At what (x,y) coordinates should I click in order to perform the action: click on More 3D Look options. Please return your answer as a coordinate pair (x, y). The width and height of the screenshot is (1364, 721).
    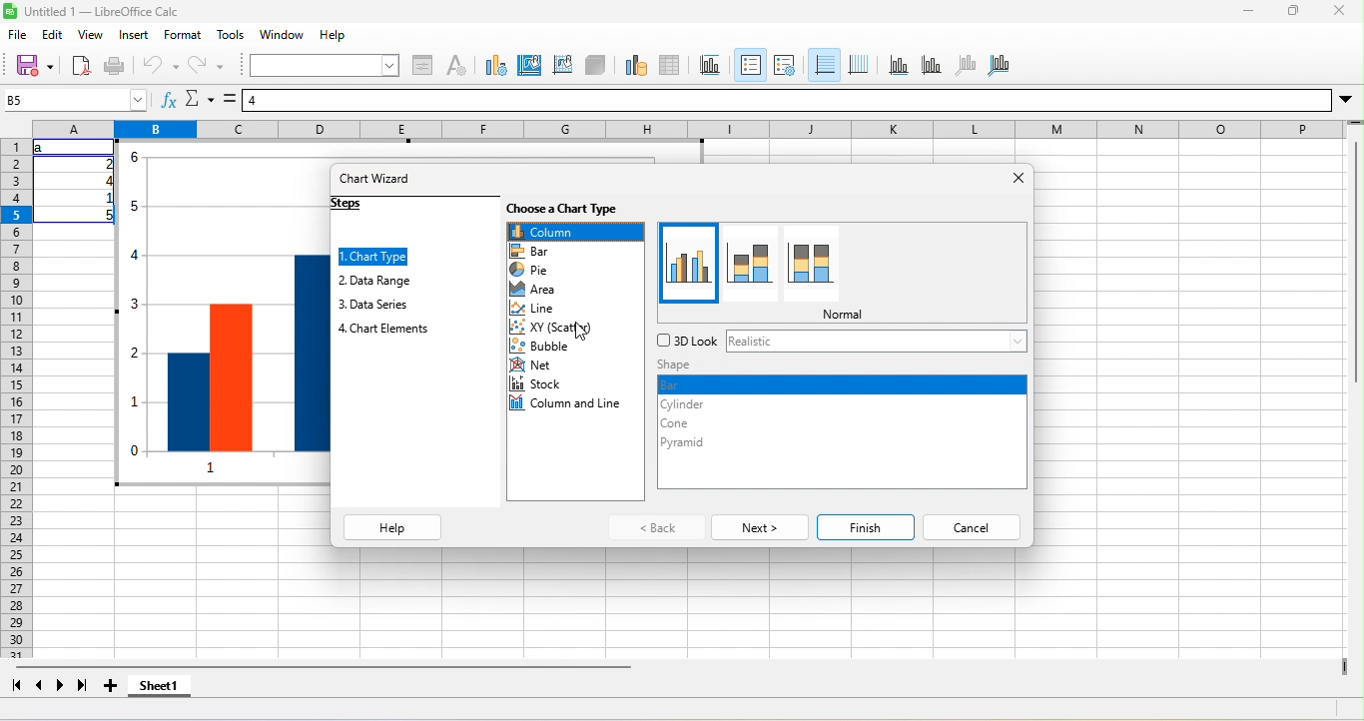
    Looking at the image, I should click on (1019, 342).